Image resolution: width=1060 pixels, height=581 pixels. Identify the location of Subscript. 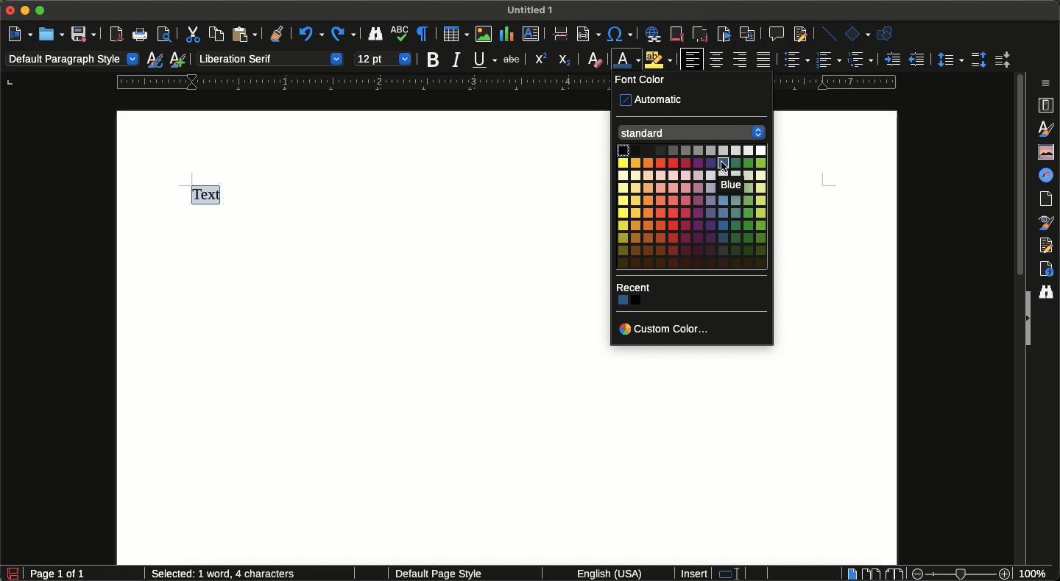
(565, 60).